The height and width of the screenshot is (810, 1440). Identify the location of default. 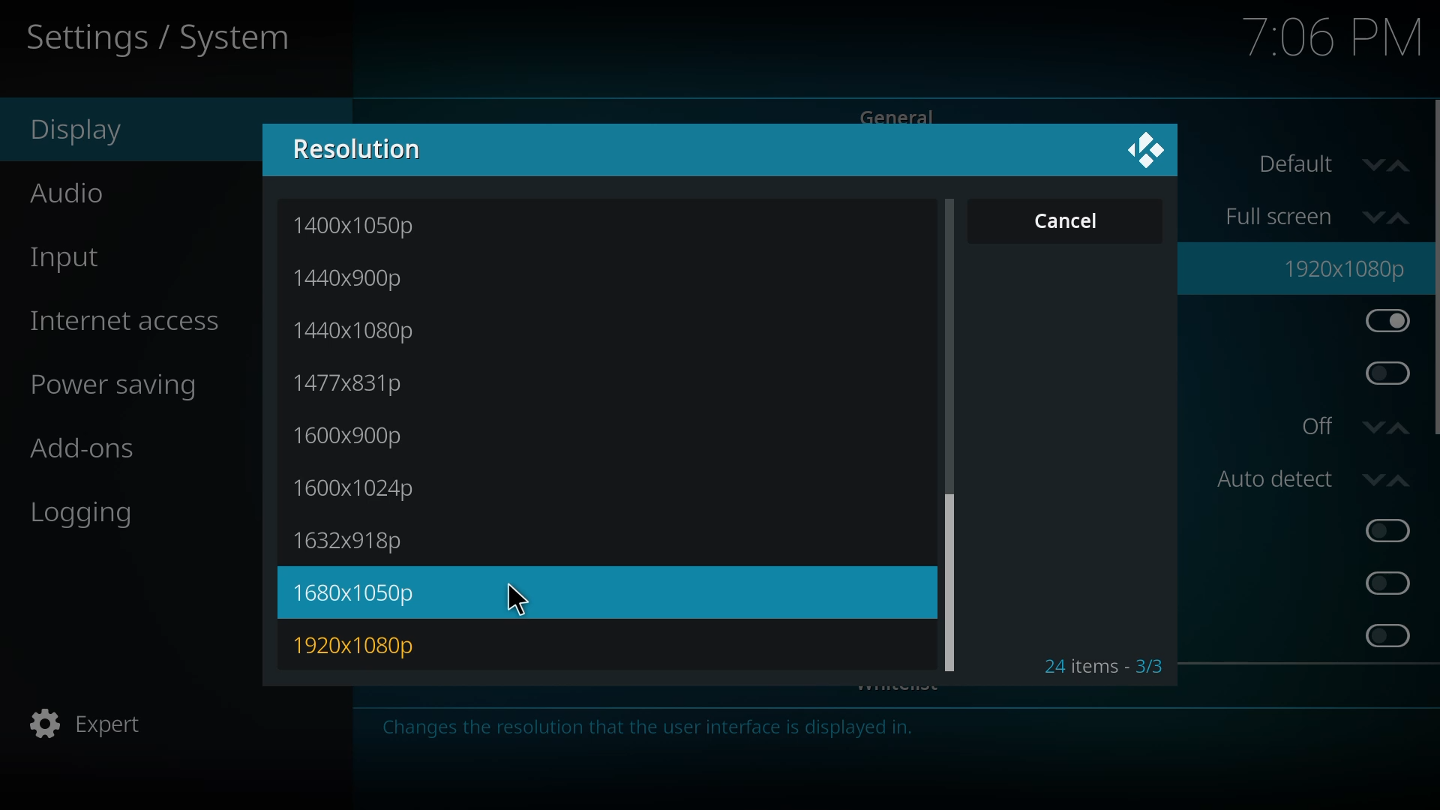
(1329, 166).